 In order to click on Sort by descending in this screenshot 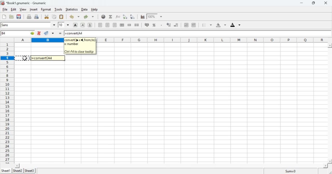, I will do `click(176, 25)`.